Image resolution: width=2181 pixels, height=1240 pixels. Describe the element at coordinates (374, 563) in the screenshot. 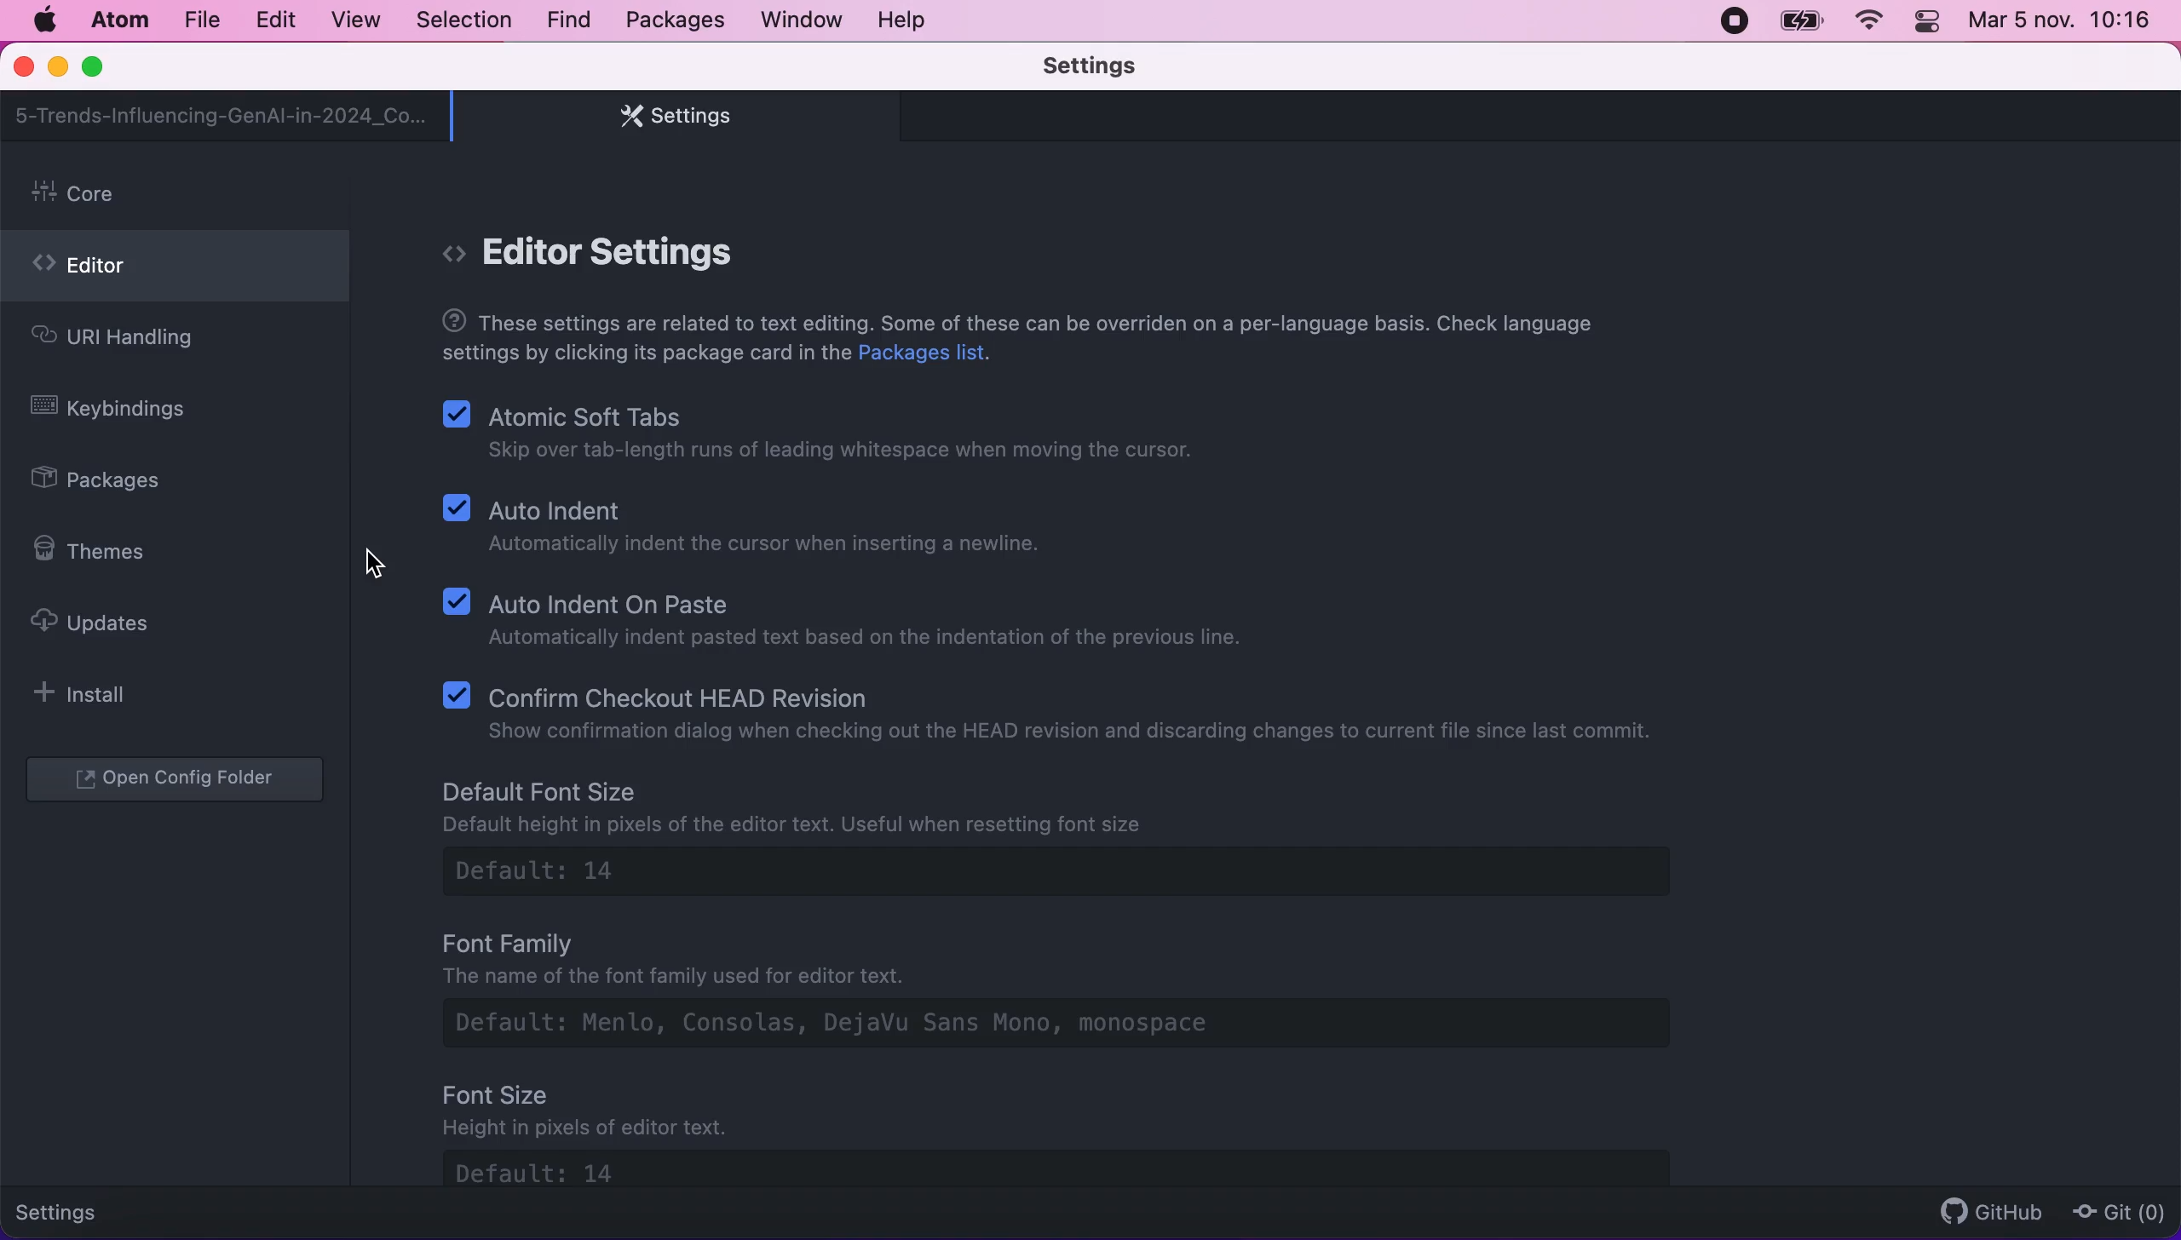

I see `cursor` at that location.